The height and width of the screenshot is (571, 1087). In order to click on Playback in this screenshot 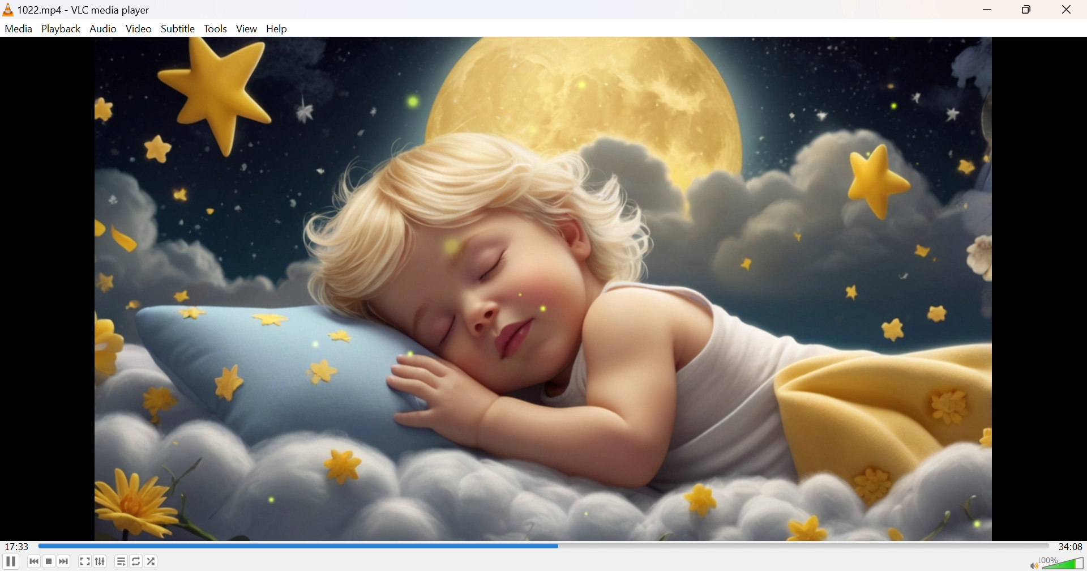, I will do `click(61, 28)`.